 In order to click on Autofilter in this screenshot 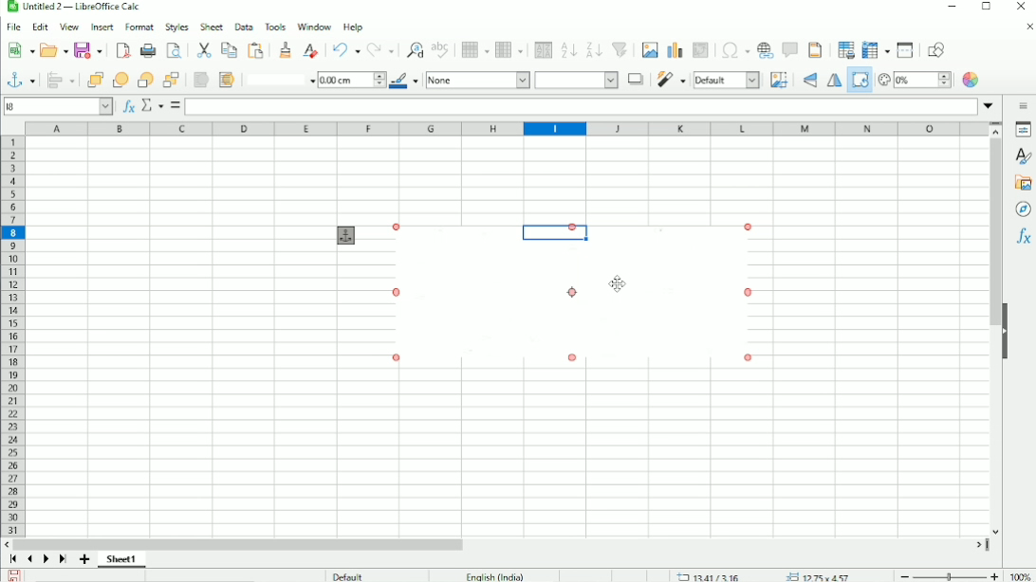, I will do `click(621, 50)`.